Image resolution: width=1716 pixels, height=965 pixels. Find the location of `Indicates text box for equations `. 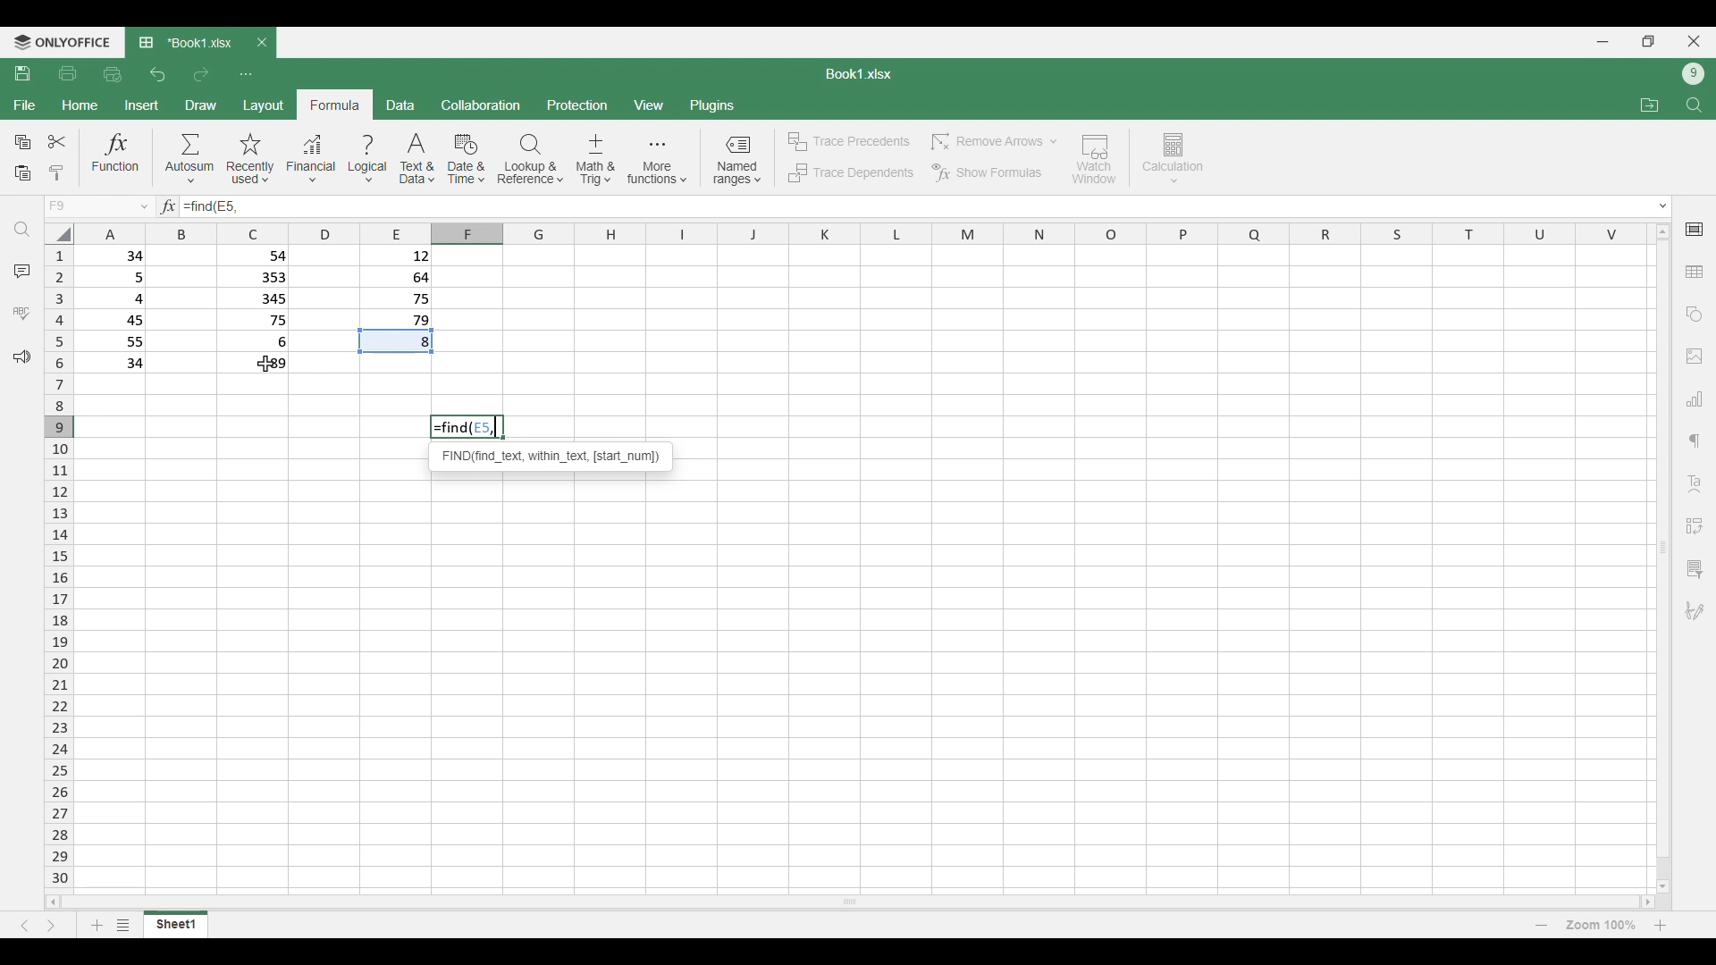

Indicates text box for equations  is located at coordinates (166, 206).